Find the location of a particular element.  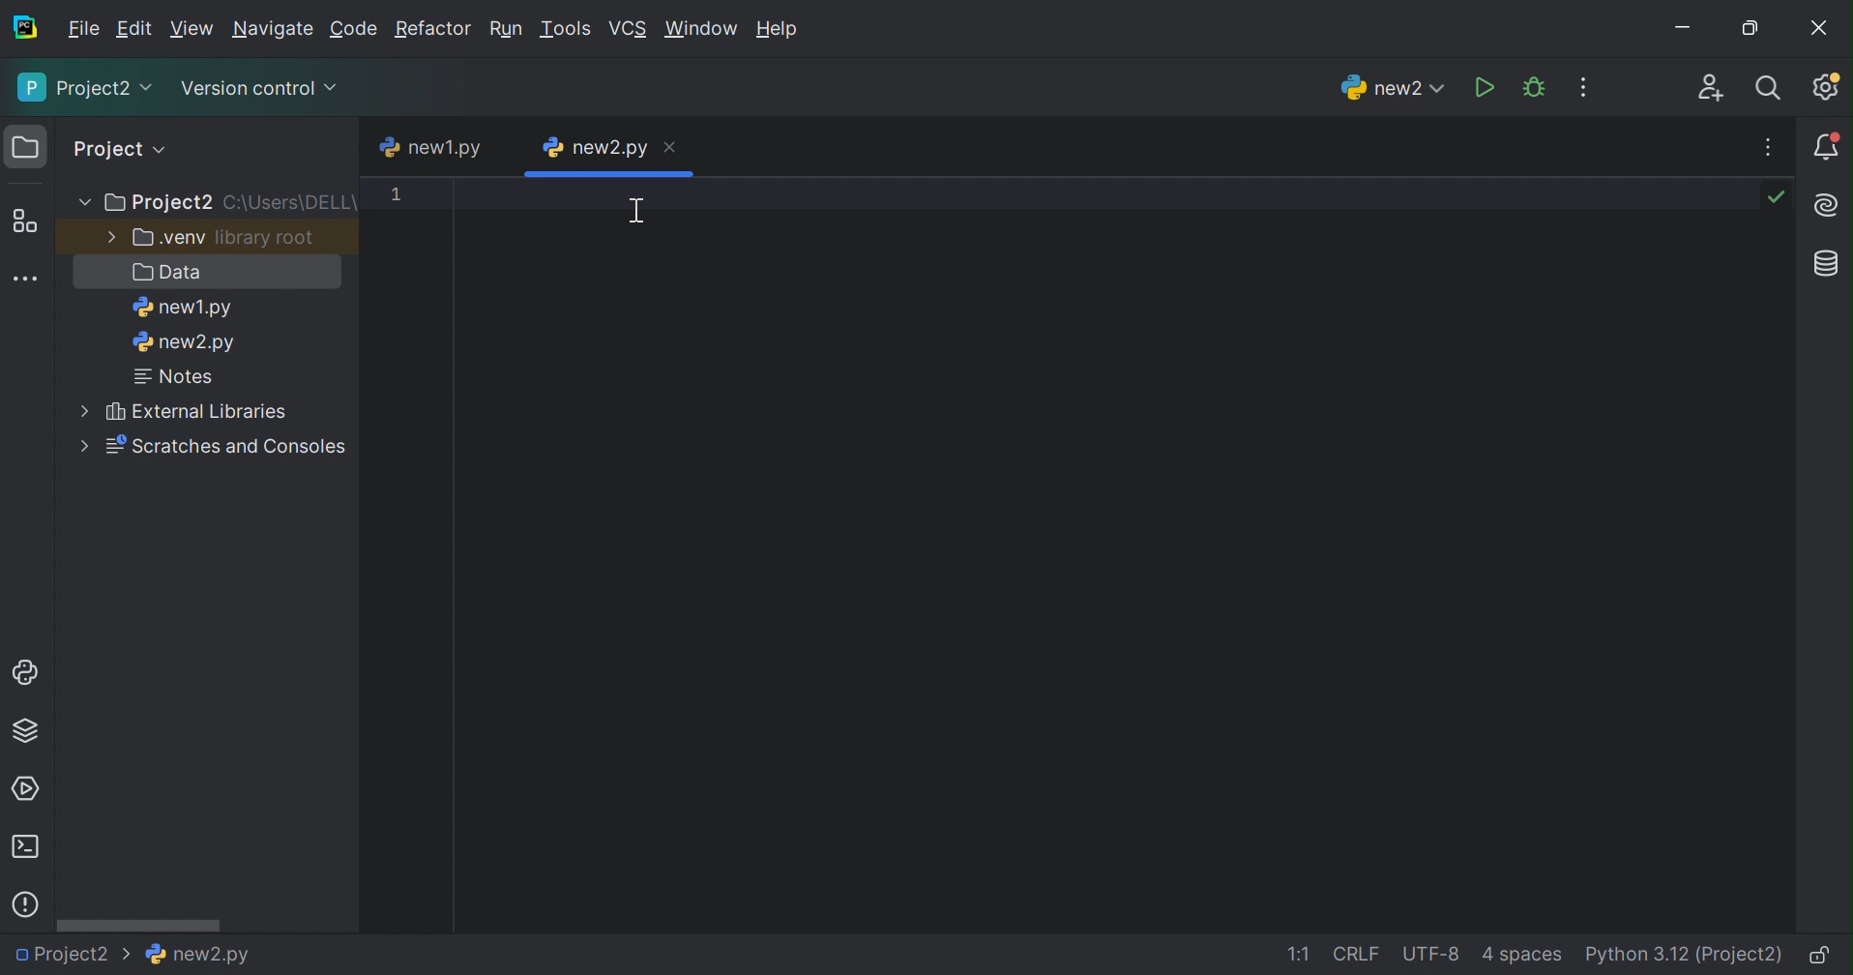

Make file read-only is located at coordinates (1826, 956).